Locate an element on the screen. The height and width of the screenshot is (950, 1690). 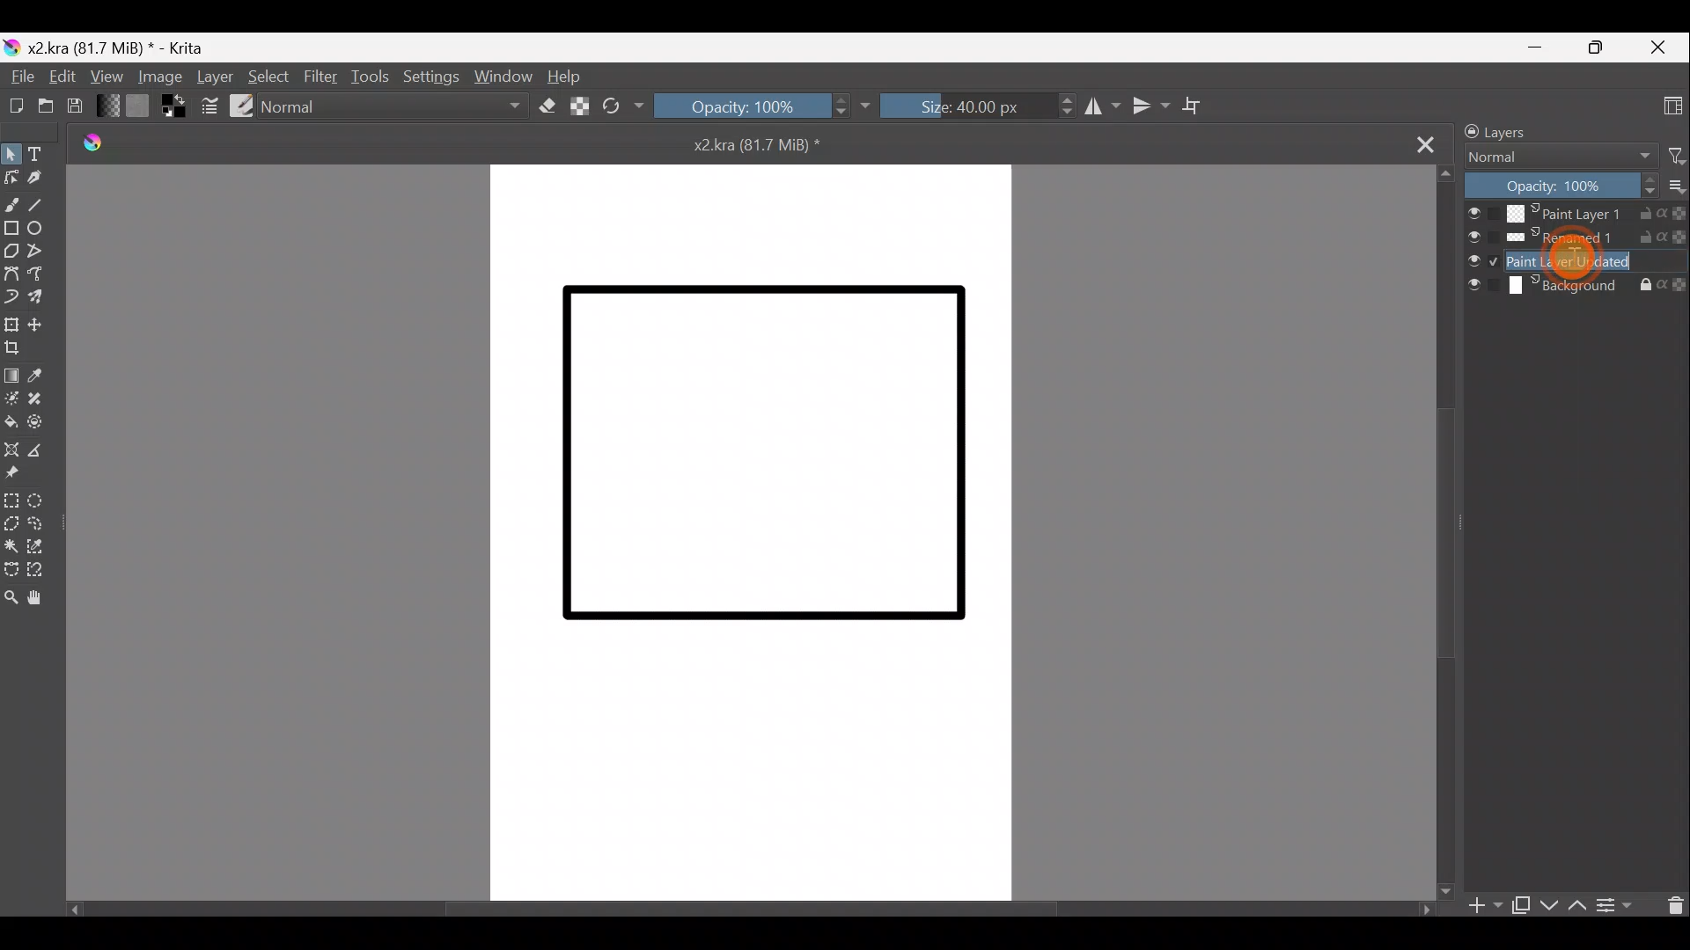
Fill a contiguous area of colour with colour/fill a selection is located at coordinates (11, 426).